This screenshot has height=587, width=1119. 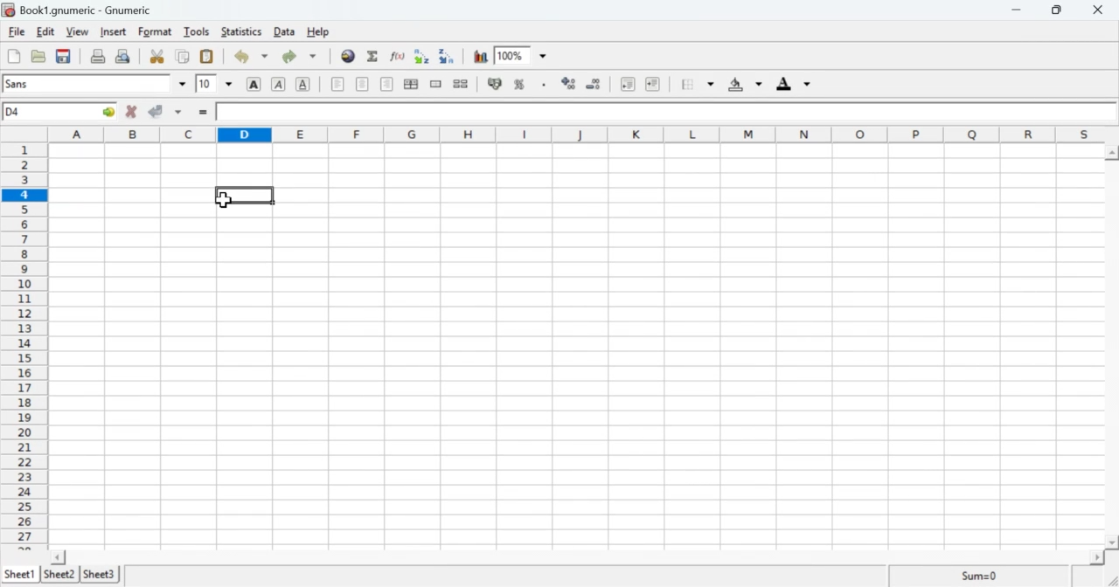 What do you see at coordinates (744, 86) in the screenshot?
I see `Background` at bounding box center [744, 86].